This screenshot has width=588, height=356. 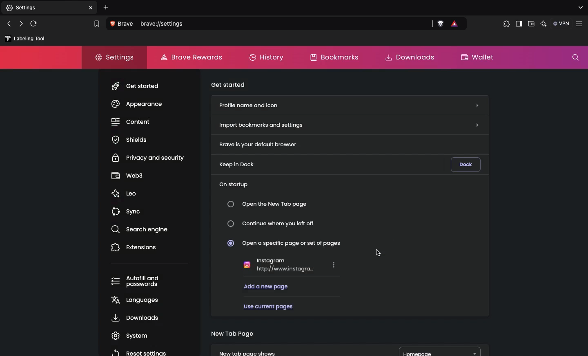 What do you see at coordinates (349, 104) in the screenshot?
I see `Profile name and icon` at bounding box center [349, 104].